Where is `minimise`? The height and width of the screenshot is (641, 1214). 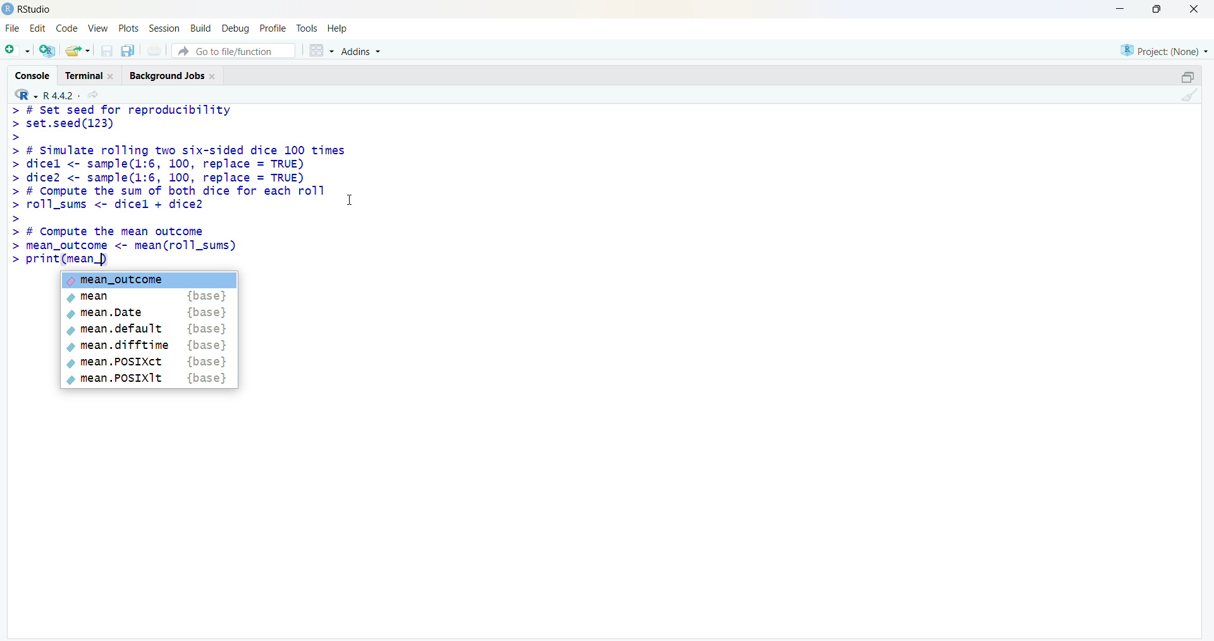
minimise is located at coordinates (1122, 8).